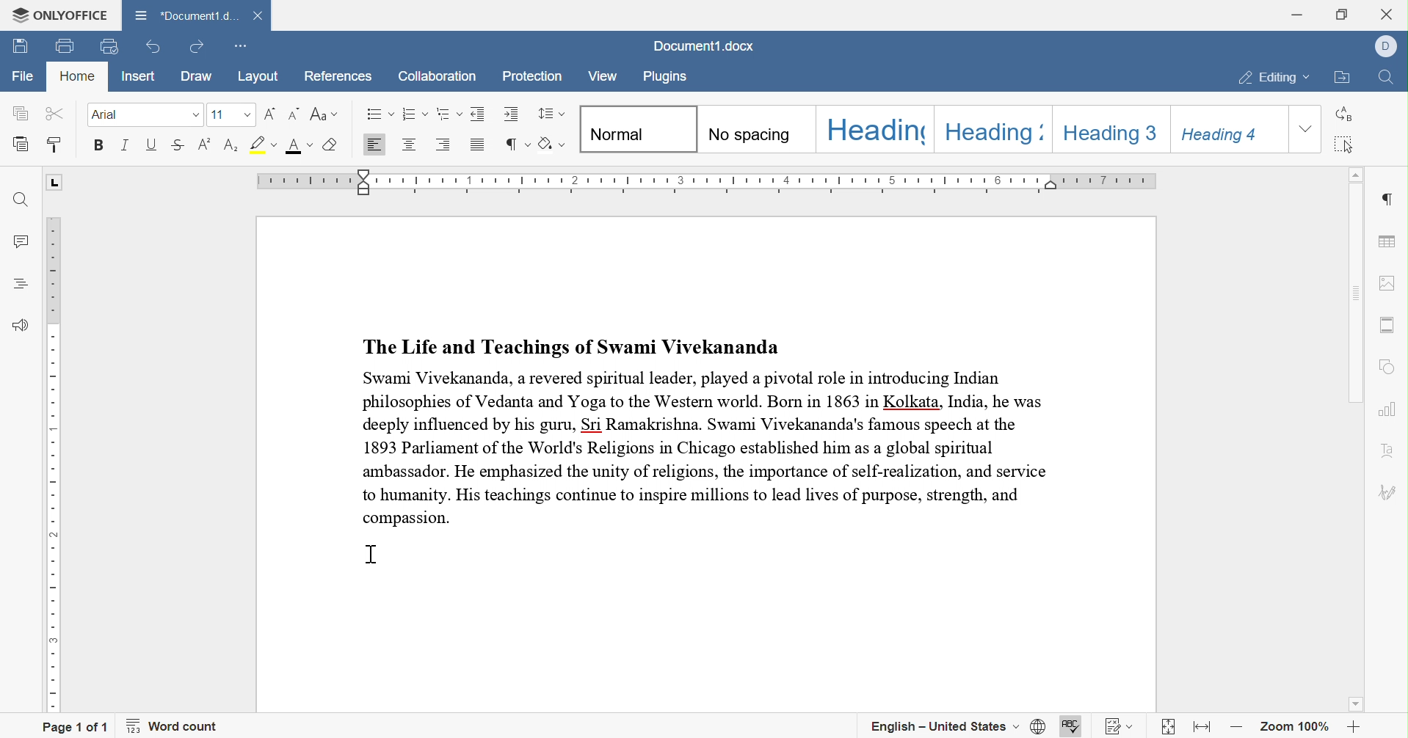 The height and width of the screenshot is (738, 1408). Describe the element at coordinates (1296, 730) in the screenshot. I see `zoom 100%` at that location.